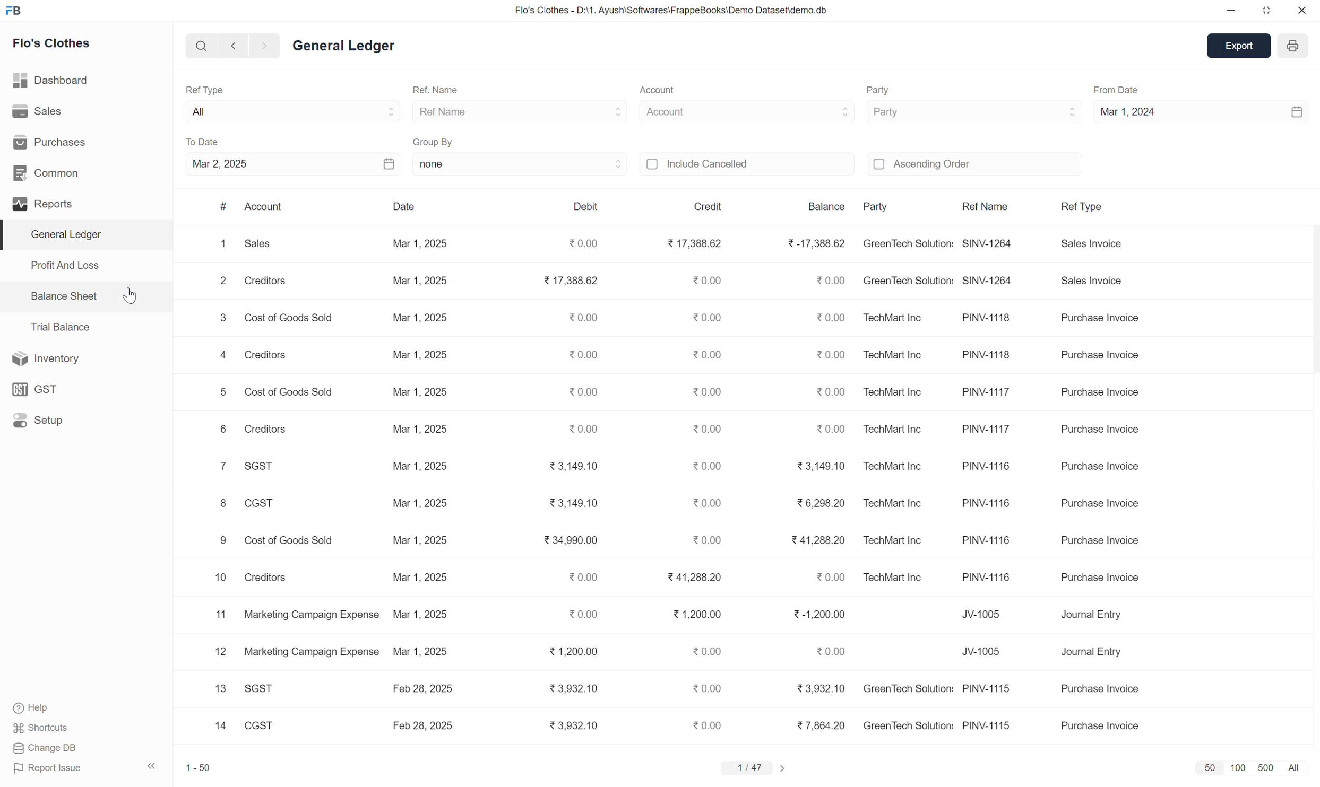  I want to click on 2, so click(224, 282).